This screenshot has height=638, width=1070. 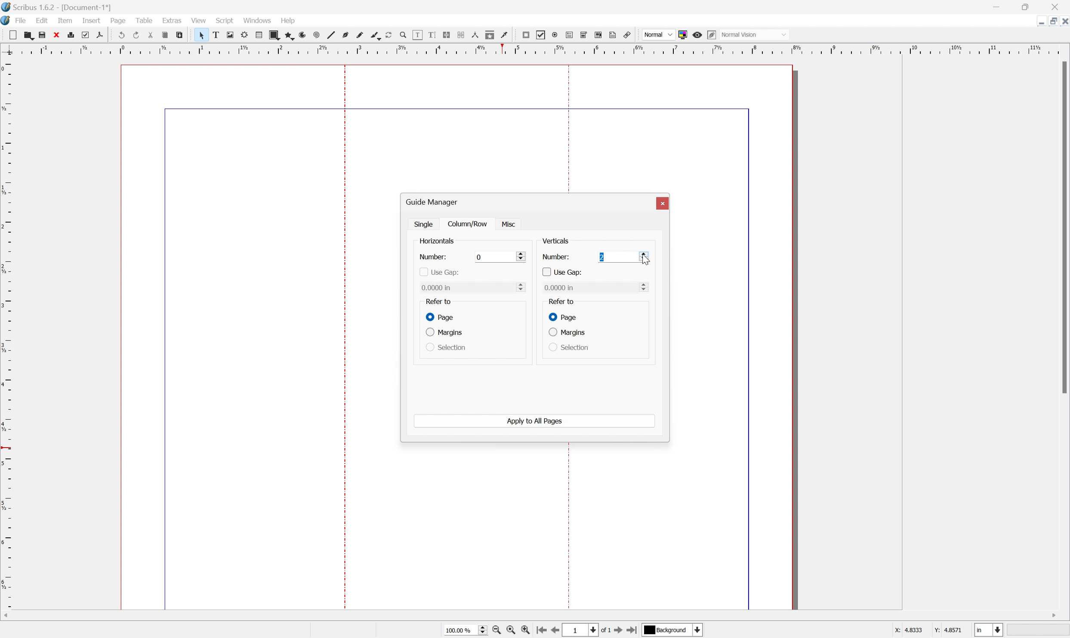 What do you see at coordinates (1063, 21) in the screenshot?
I see `close` at bounding box center [1063, 21].